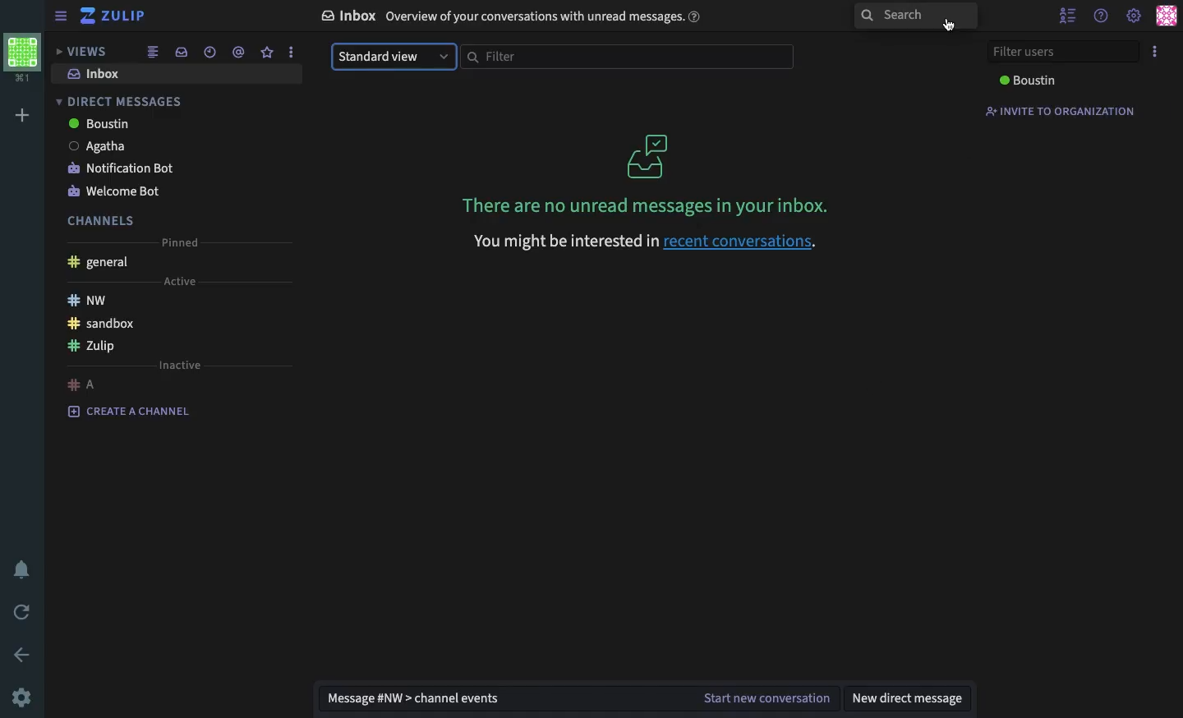  Describe the element at coordinates (24, 610) in the screenshot. I see `refresh ` at that location.